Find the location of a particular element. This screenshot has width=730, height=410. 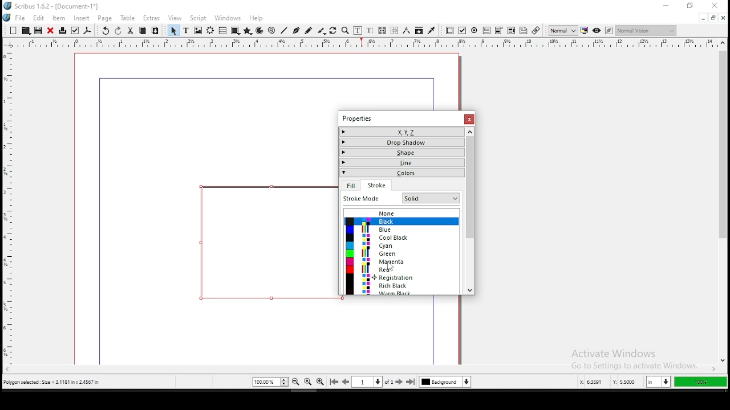

properties is located at coordinates (356, 118).